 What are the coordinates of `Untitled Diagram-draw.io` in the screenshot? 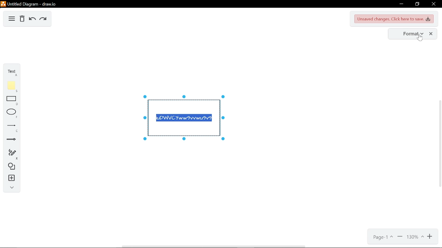 It's located at (30, 4).